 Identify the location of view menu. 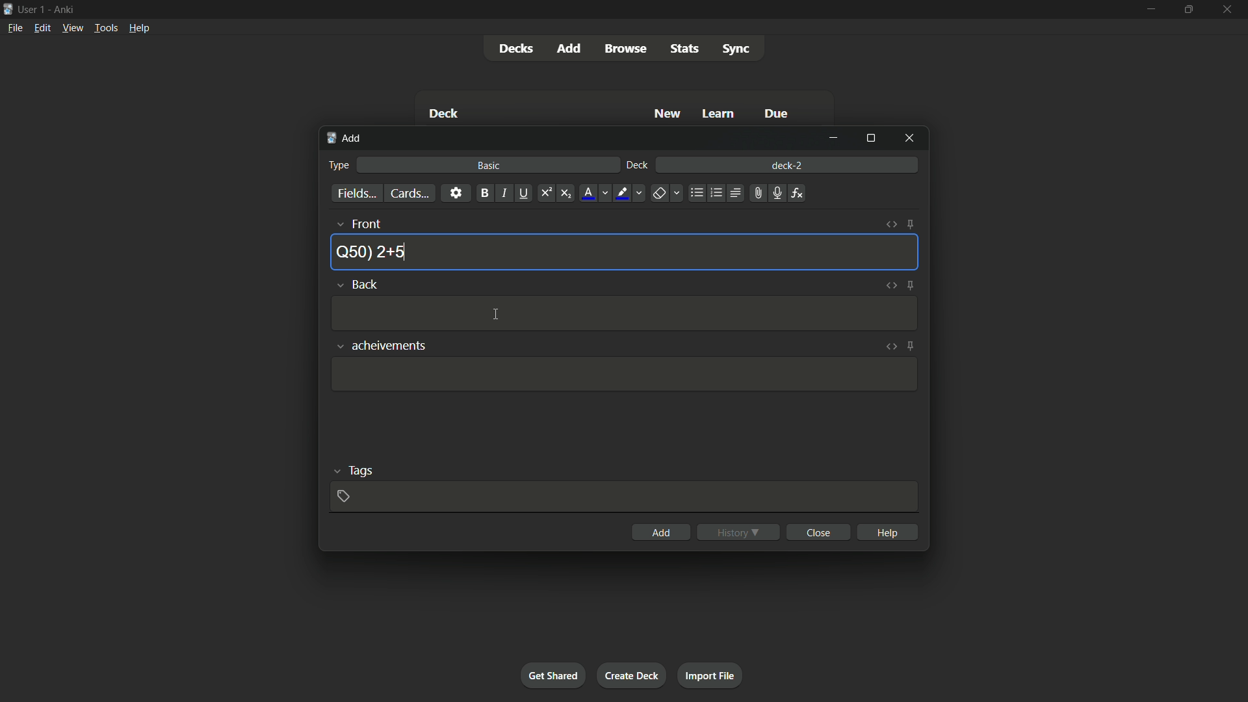
(73, 28).